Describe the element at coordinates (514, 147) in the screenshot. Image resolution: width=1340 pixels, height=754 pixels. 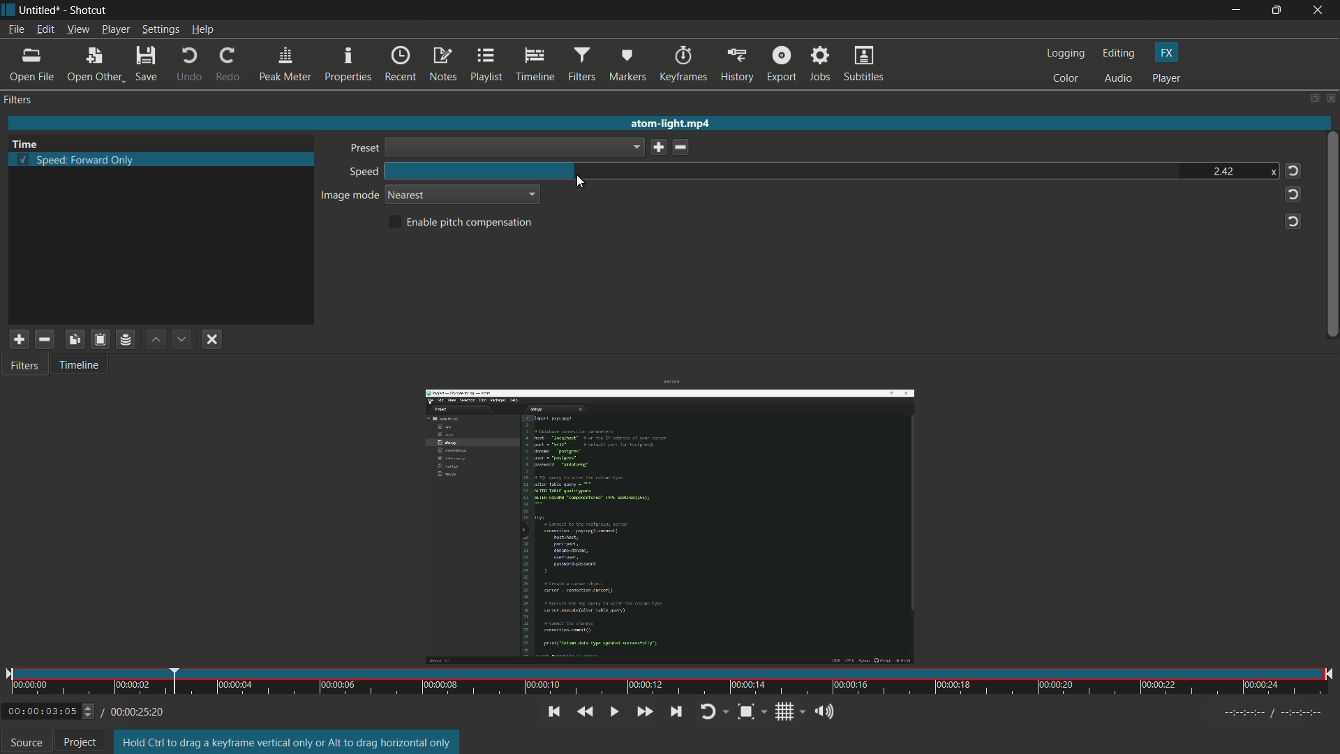
I see `dropdown` at that location.